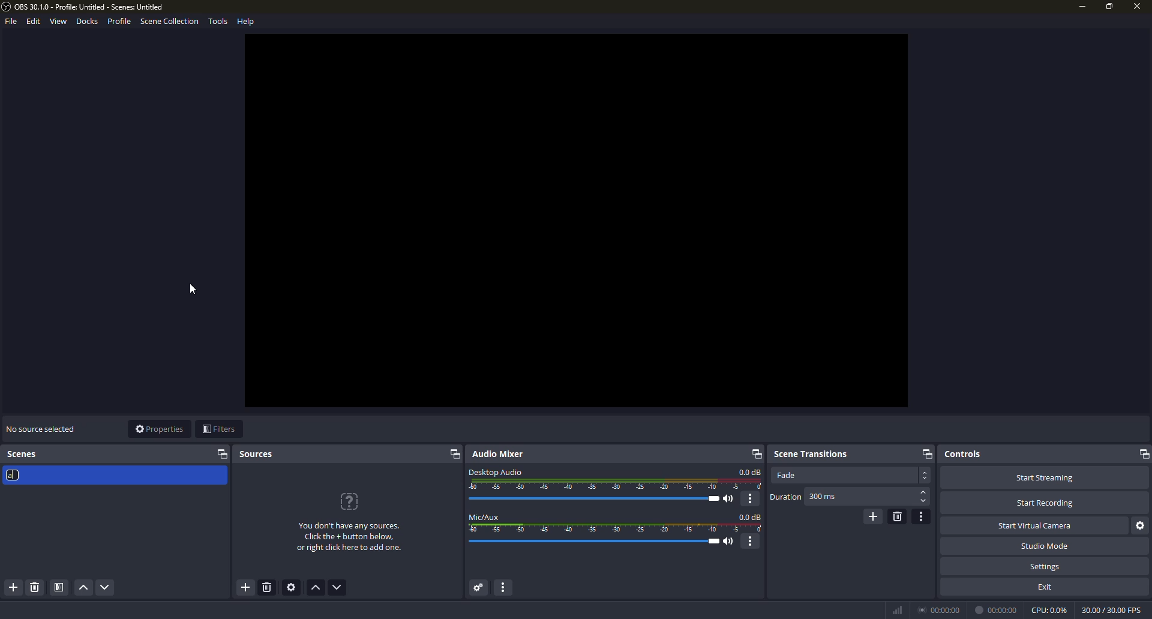  What do you see at coordinates (925, 475) in the screenshot?
I see `drop down` at bounding box center [925, 475].